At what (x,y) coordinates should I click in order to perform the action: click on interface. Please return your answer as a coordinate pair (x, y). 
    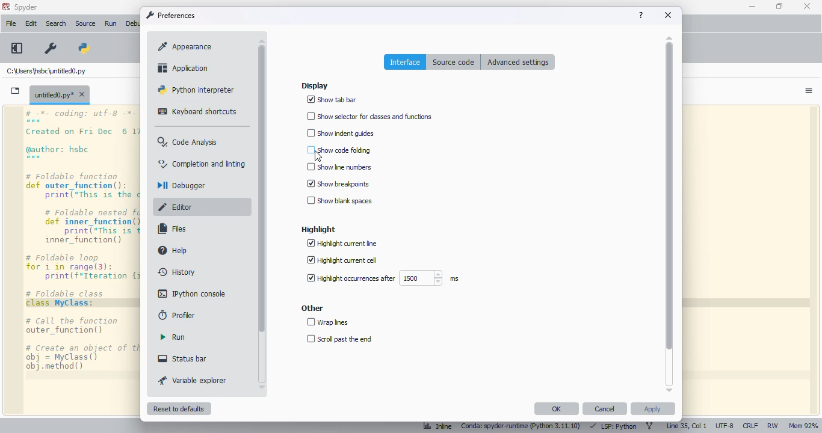
    Looking at the image, I should click on (404, 61).